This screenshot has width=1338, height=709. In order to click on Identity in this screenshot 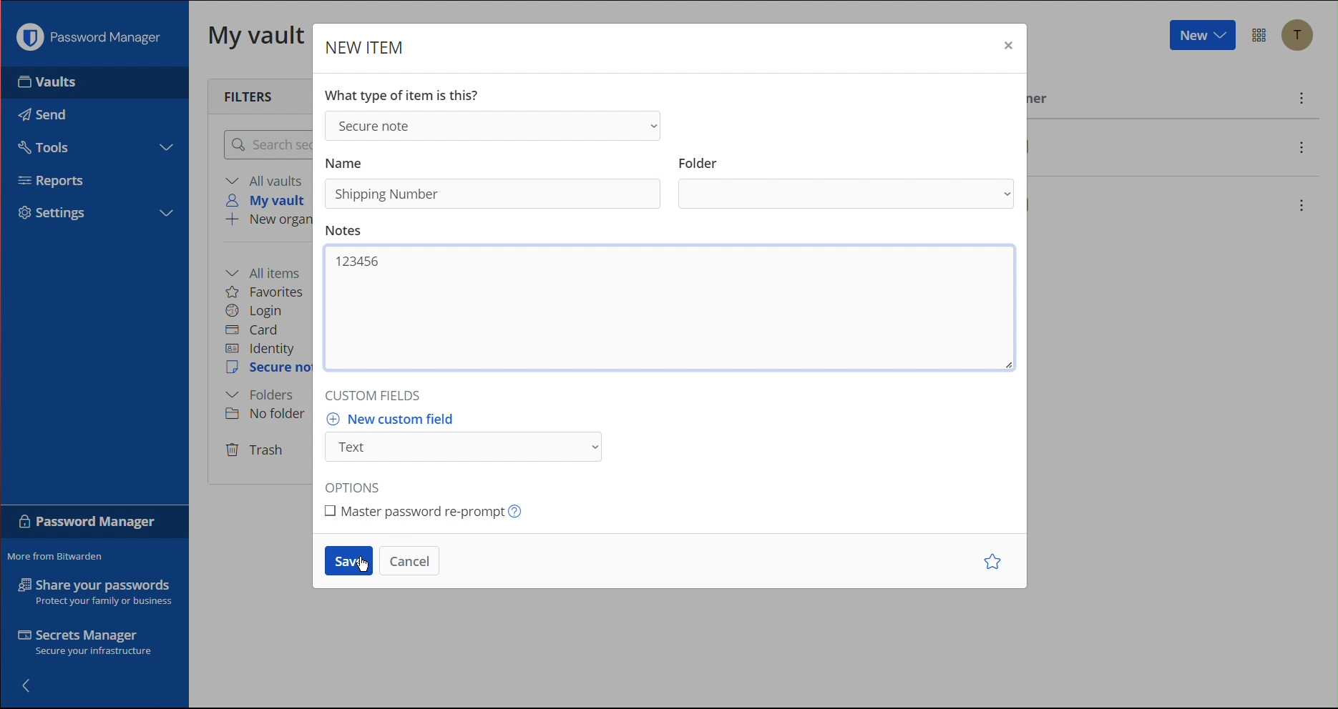, I will do `click(263, 348)`.